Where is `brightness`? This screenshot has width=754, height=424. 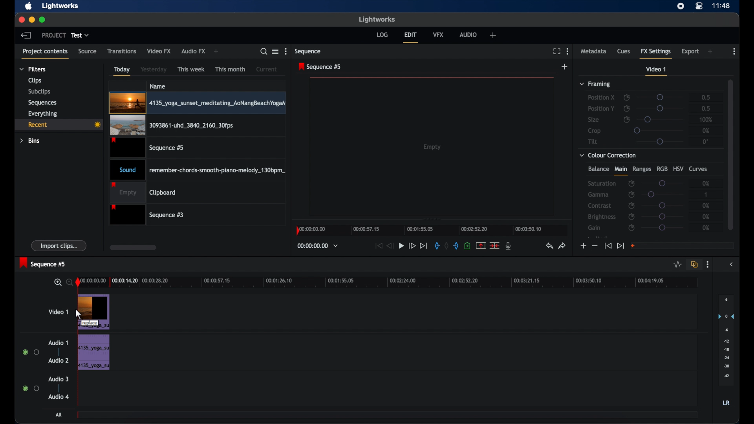 brightness is located at coordinates (602, 217).